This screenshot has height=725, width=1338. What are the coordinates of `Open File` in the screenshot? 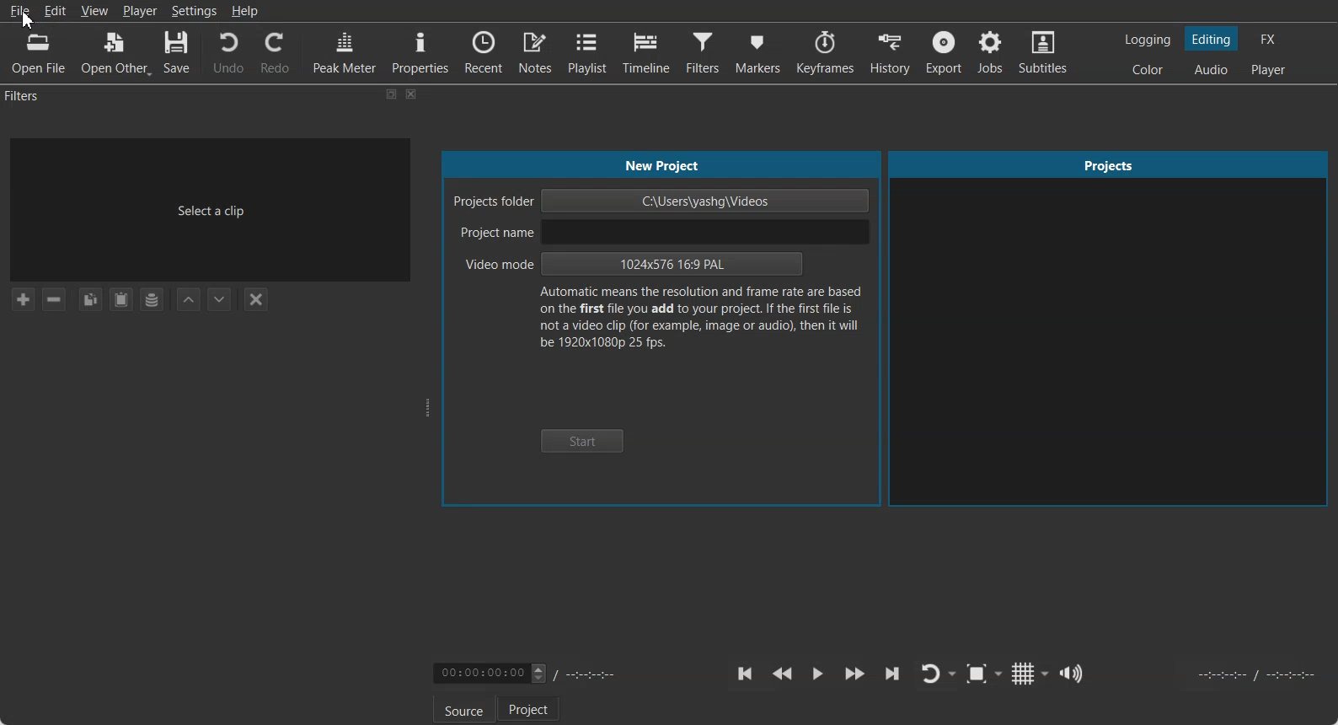 It's located at (40, 52).